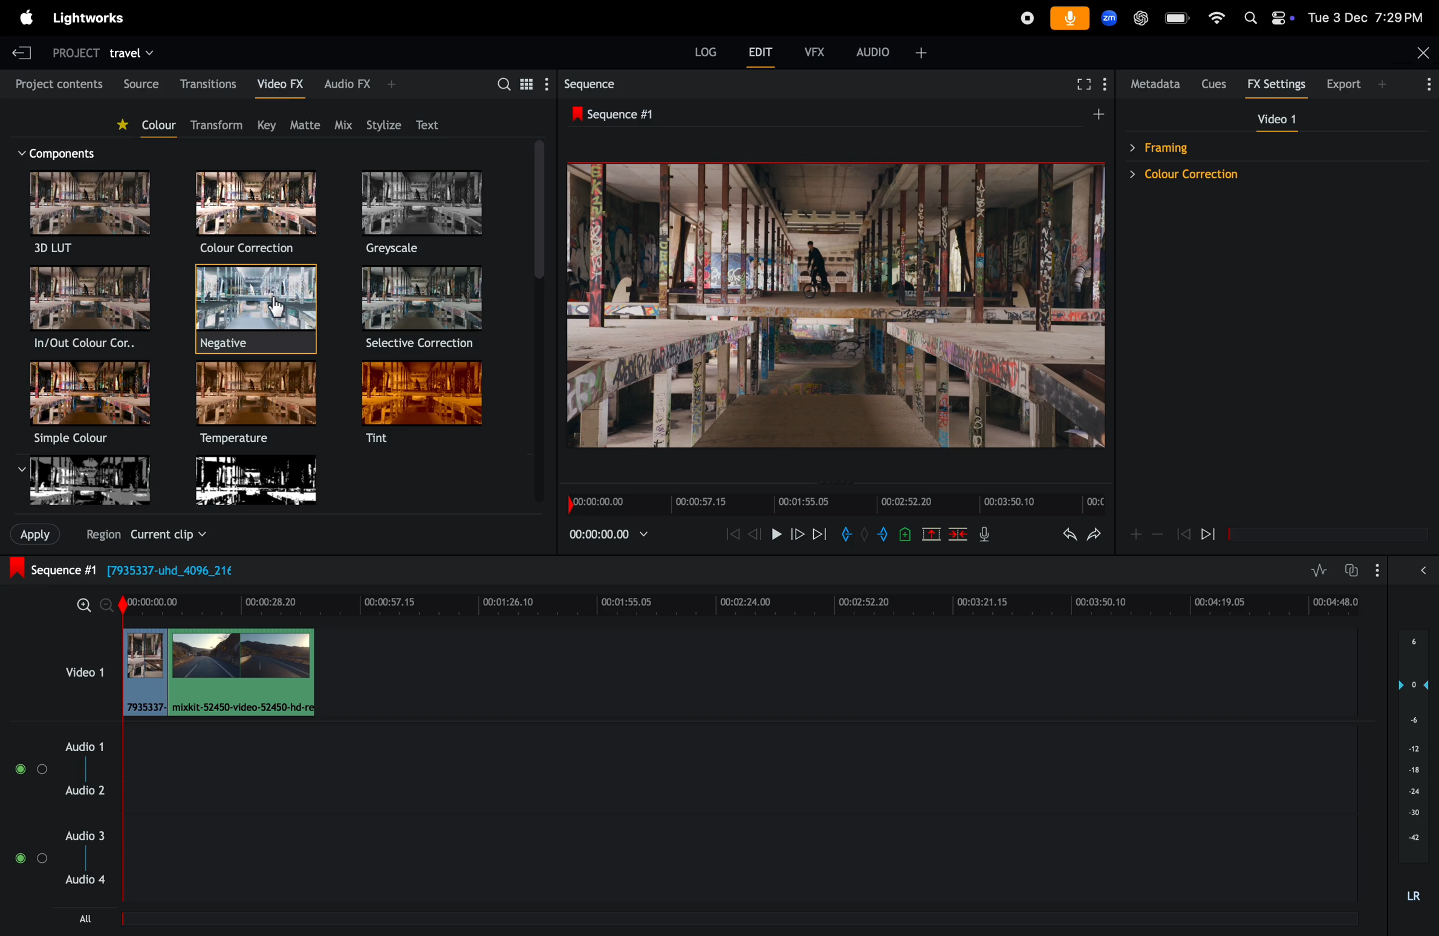 The image size is (1439, 936). Describe the element at coordinates (1183, 533) in the screenshot. I see `previous` at that location.